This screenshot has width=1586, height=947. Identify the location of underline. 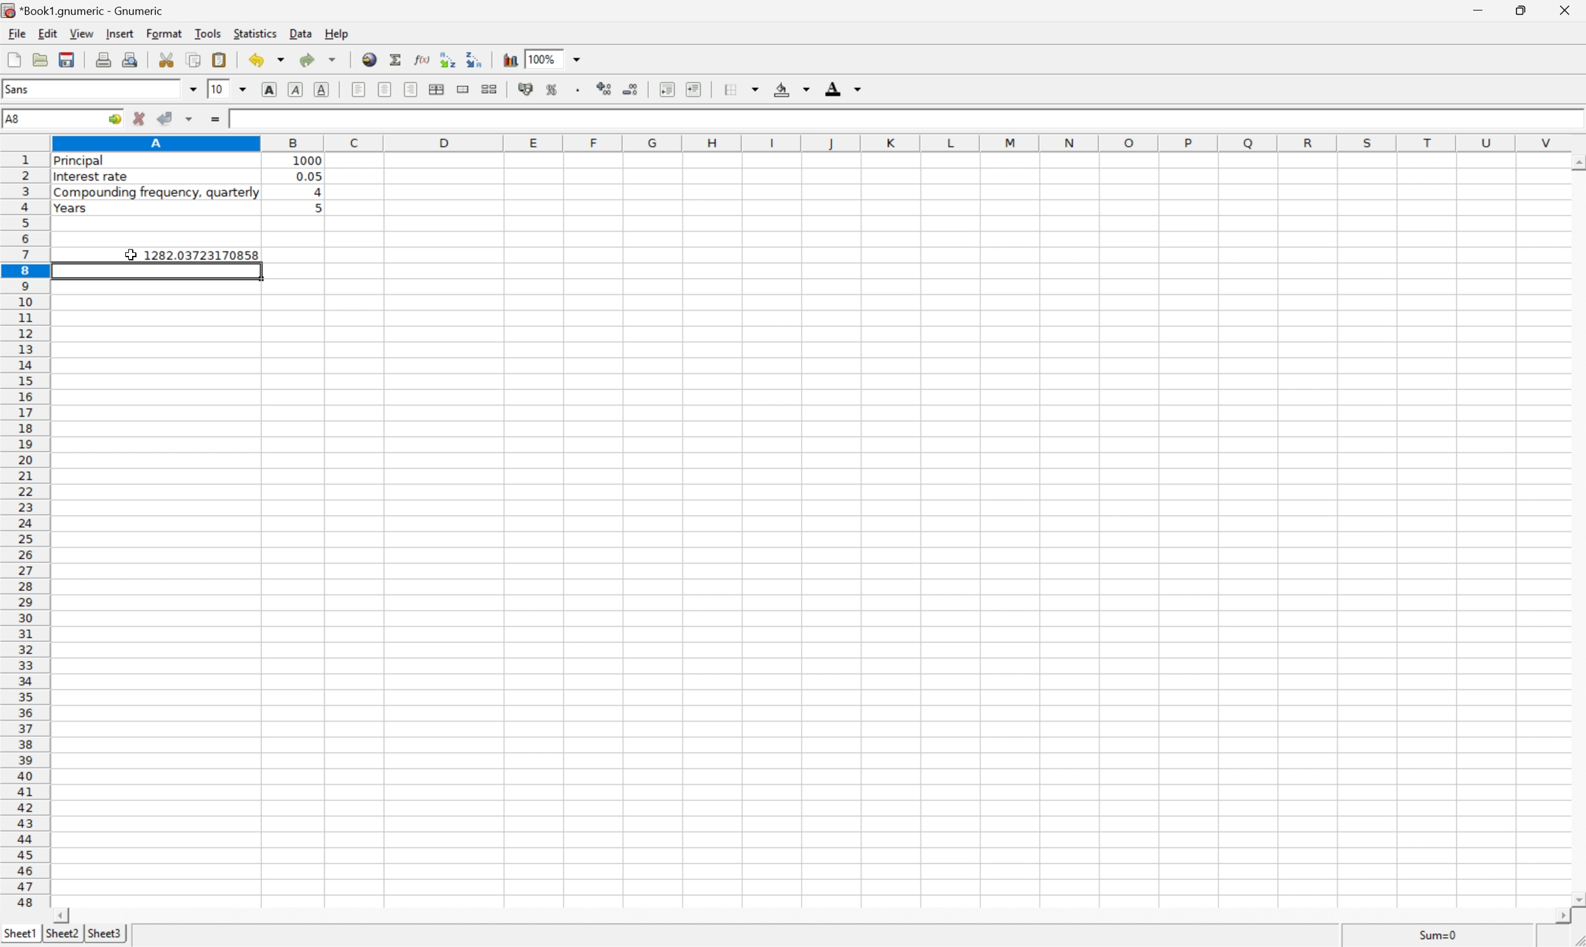
(322, 89).